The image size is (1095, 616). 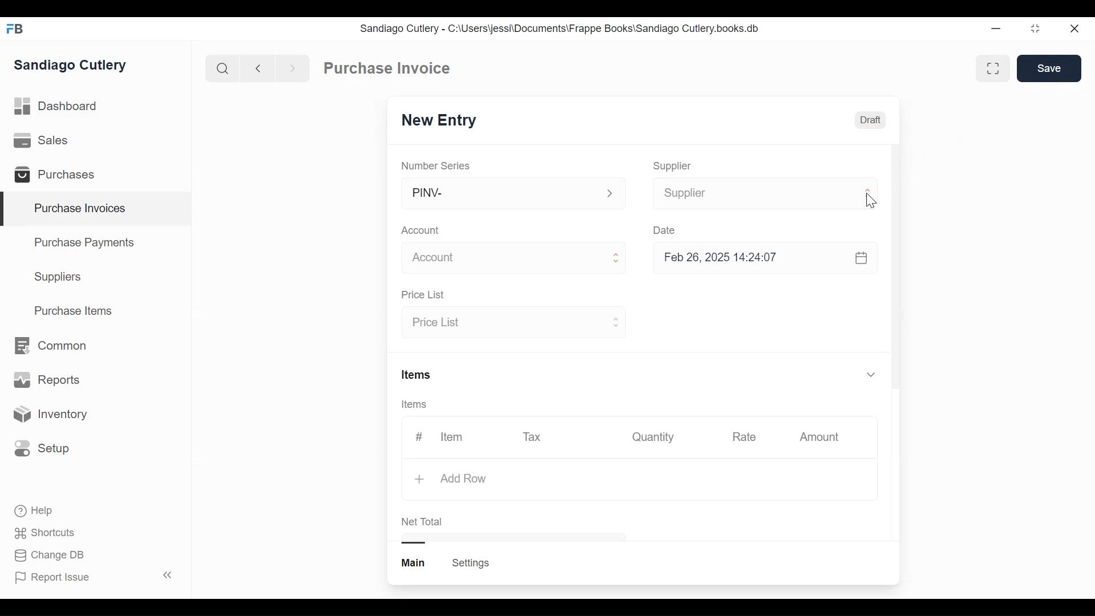 I want to click on Purchase Items, so click(x=74, y=312).